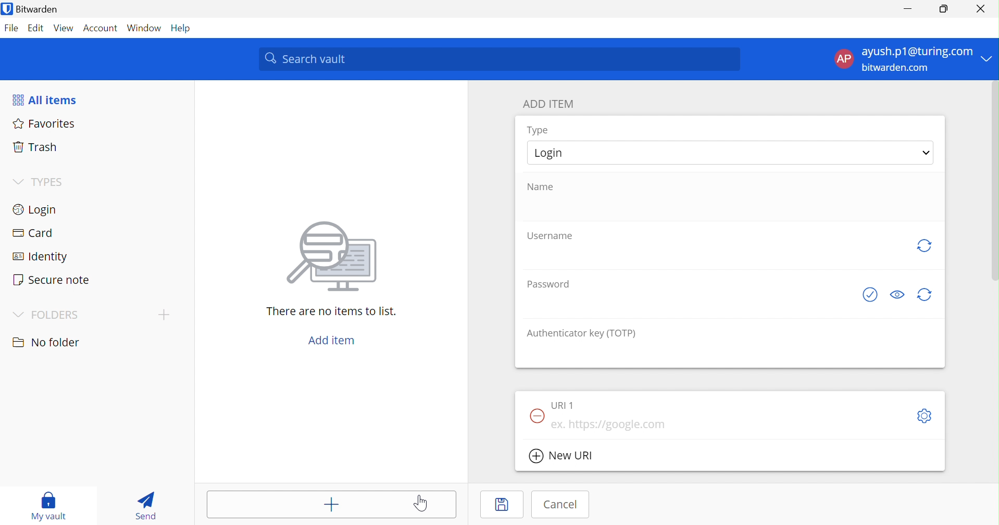  Describe the element at coordinates (101, 28) in the screenshot. I see `Account` at that location.